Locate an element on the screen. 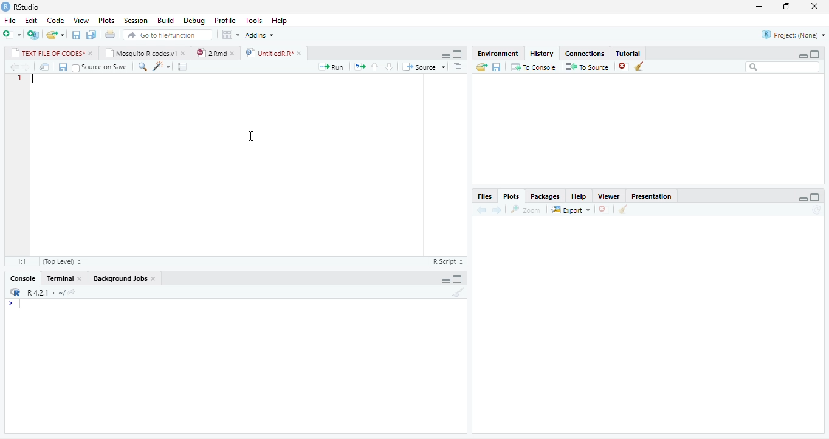  maximize is located at coordinates (458, 54).